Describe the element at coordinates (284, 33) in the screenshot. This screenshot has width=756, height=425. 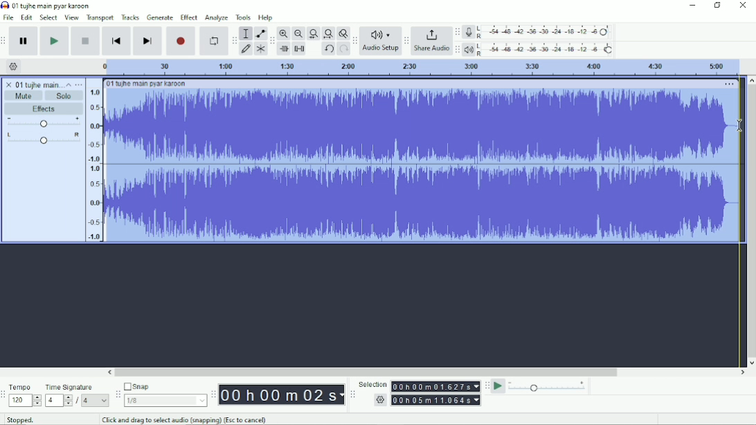
I see `Zoom In` at that location.